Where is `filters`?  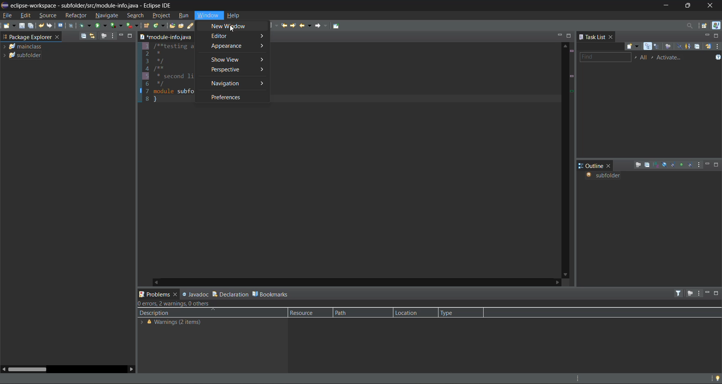 filters is located at coordinates (680, 293).